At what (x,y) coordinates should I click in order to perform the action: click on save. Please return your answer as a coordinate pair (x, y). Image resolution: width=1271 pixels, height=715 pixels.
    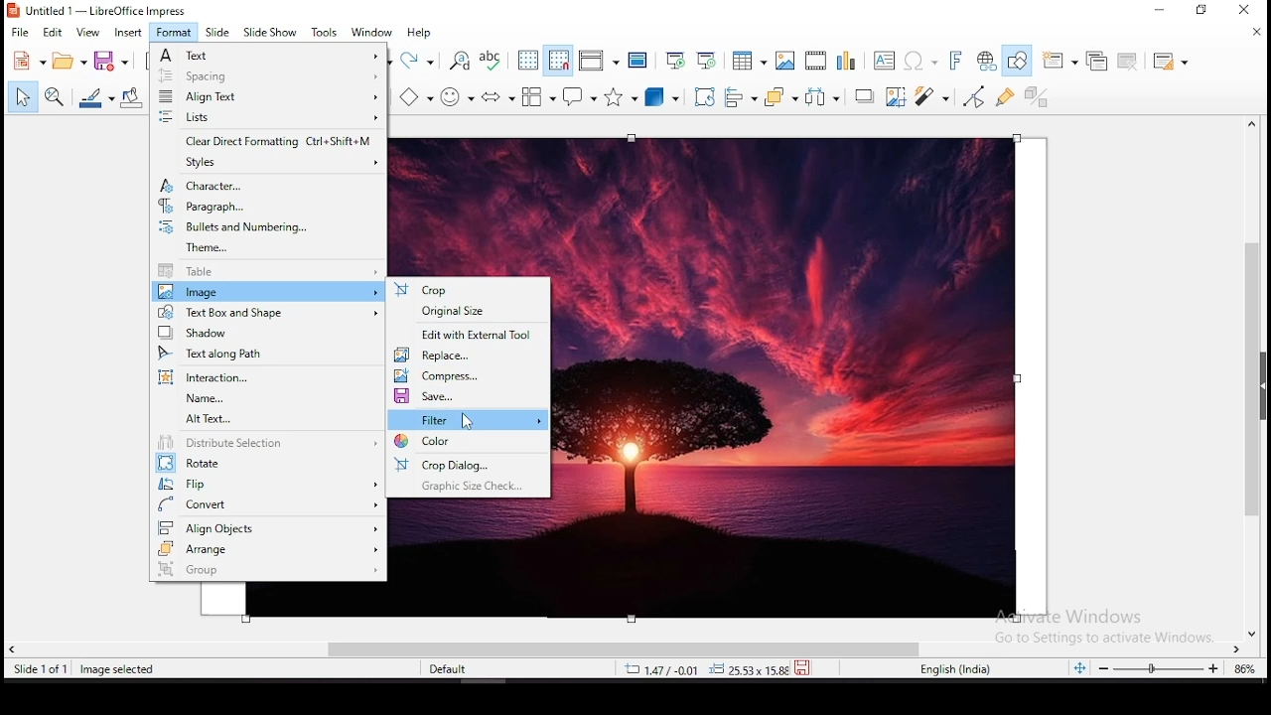
    Looking at the image, I should click on (470, 396).